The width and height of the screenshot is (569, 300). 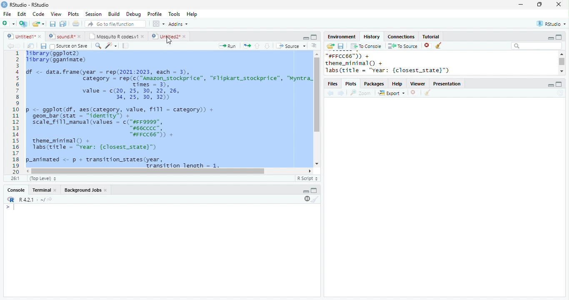 What do you see at coordinates (342, 37) in the screenshot?
I see `Environment` at bounding box center [342, 37].